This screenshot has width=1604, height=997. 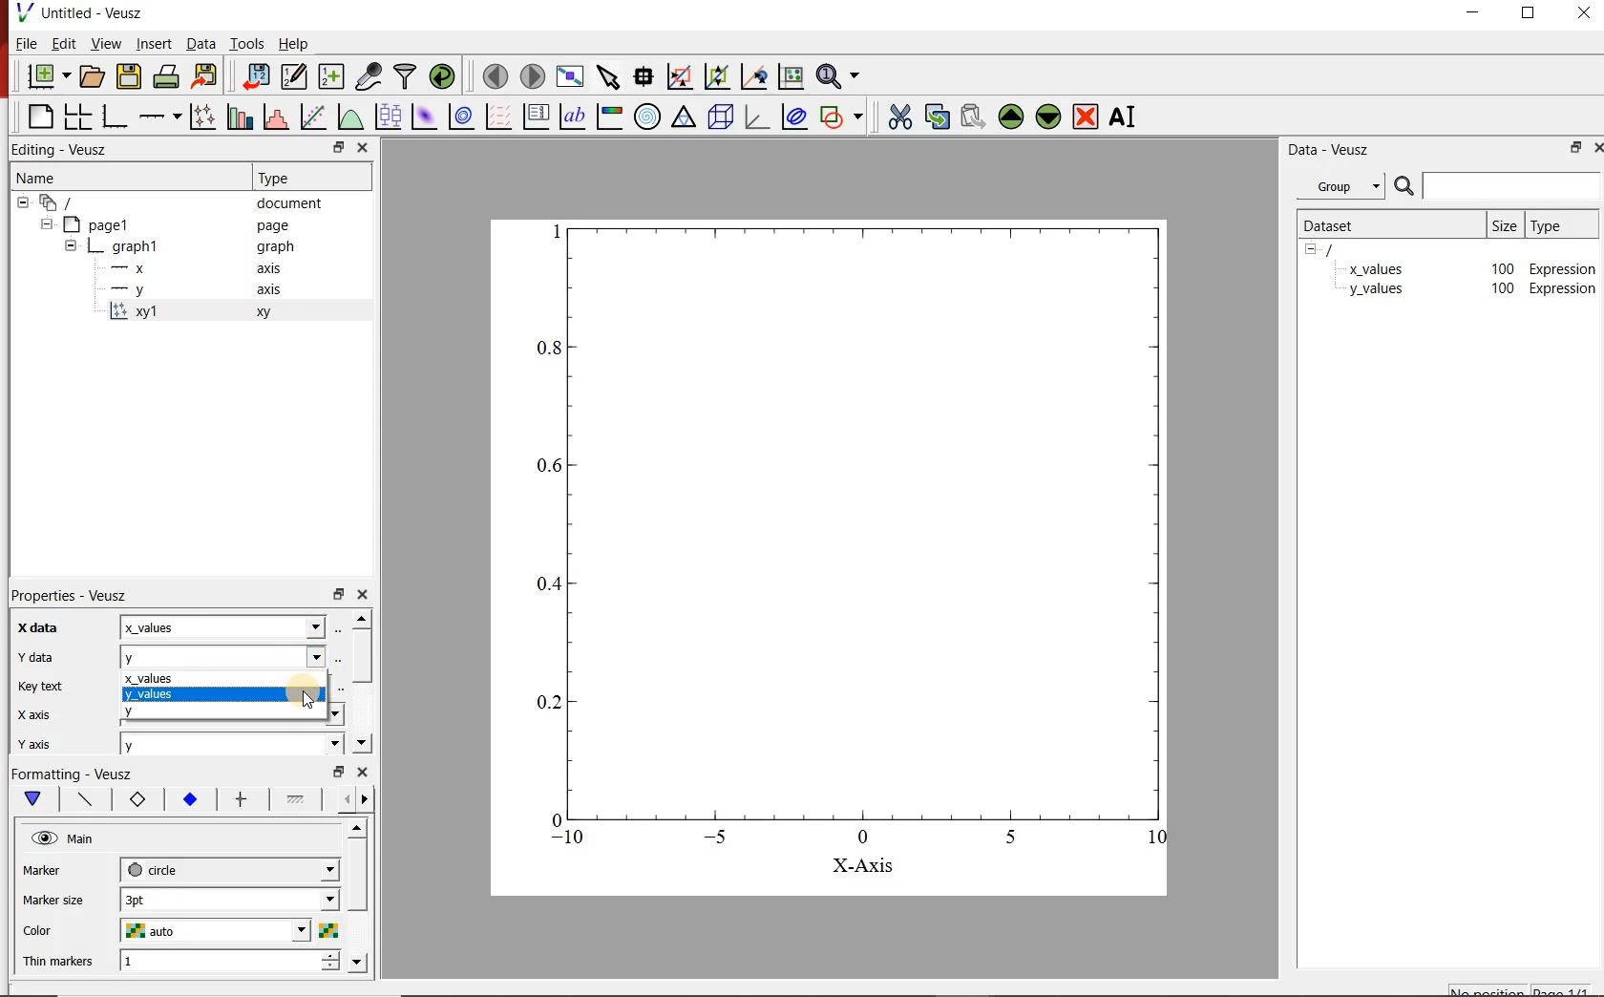 What do you see at coordinates (1501, 290) in the screenshot?
I see `100` at bounding box center [1501, 290].